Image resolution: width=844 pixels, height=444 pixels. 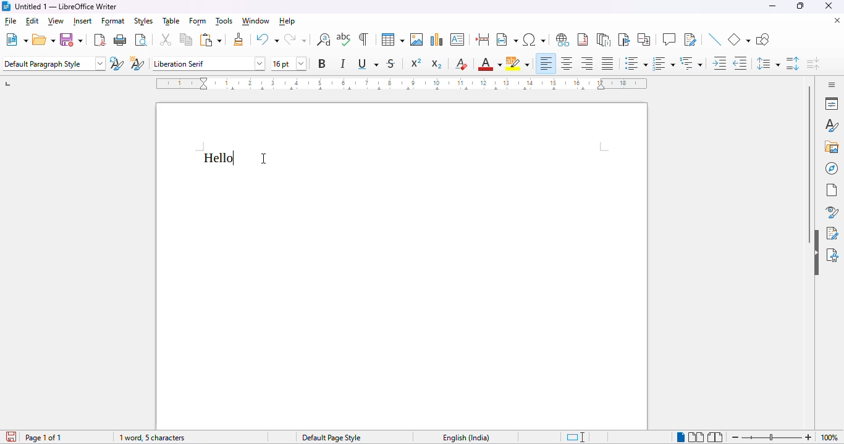 What do you see at coordinates (186, 39) in the screenshot?
I see `copy` at bounding box center [186, 39].